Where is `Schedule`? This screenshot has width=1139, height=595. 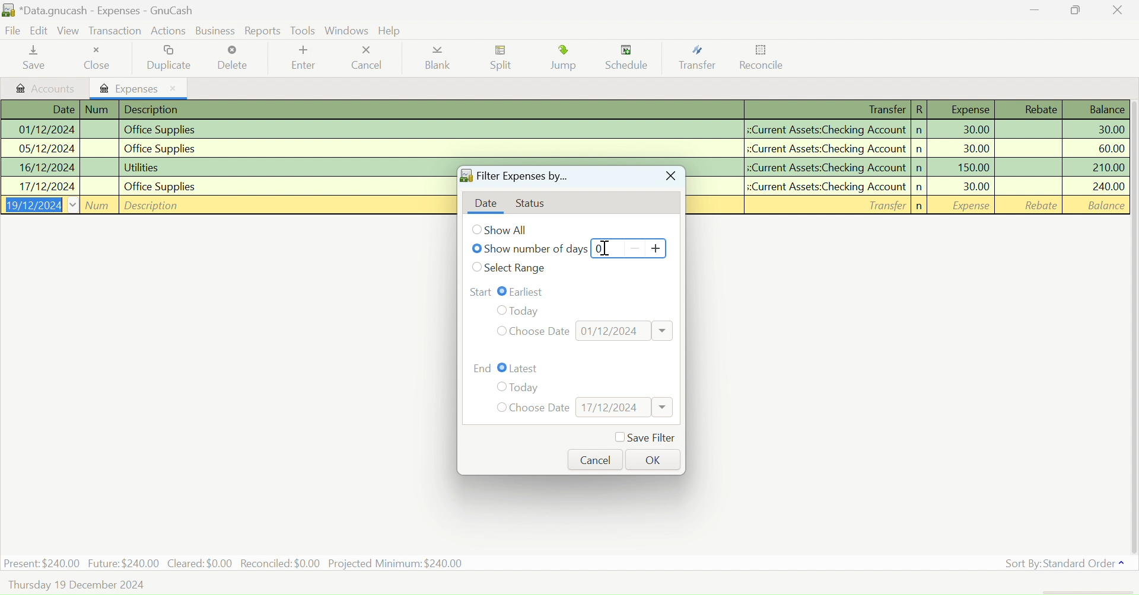 Schedule is located at coordinates (631, 58).